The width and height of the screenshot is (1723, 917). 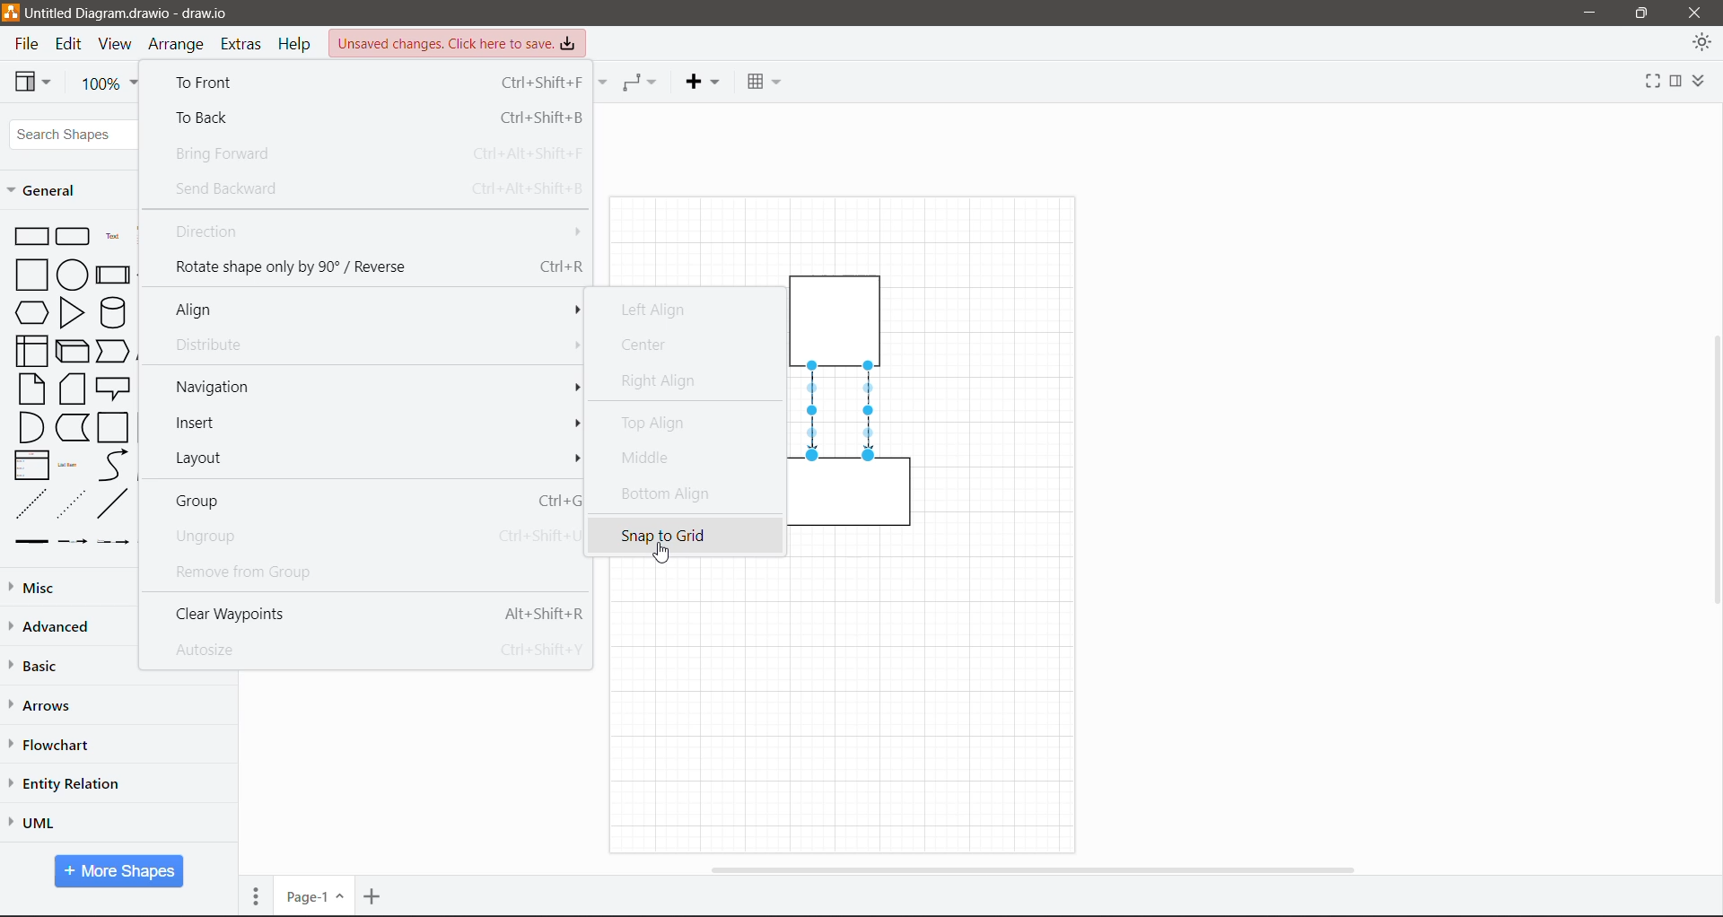 What do you see at coordinates (378, 458) in the screenshot?
I see `Layout` at bounding box center [378, 458].